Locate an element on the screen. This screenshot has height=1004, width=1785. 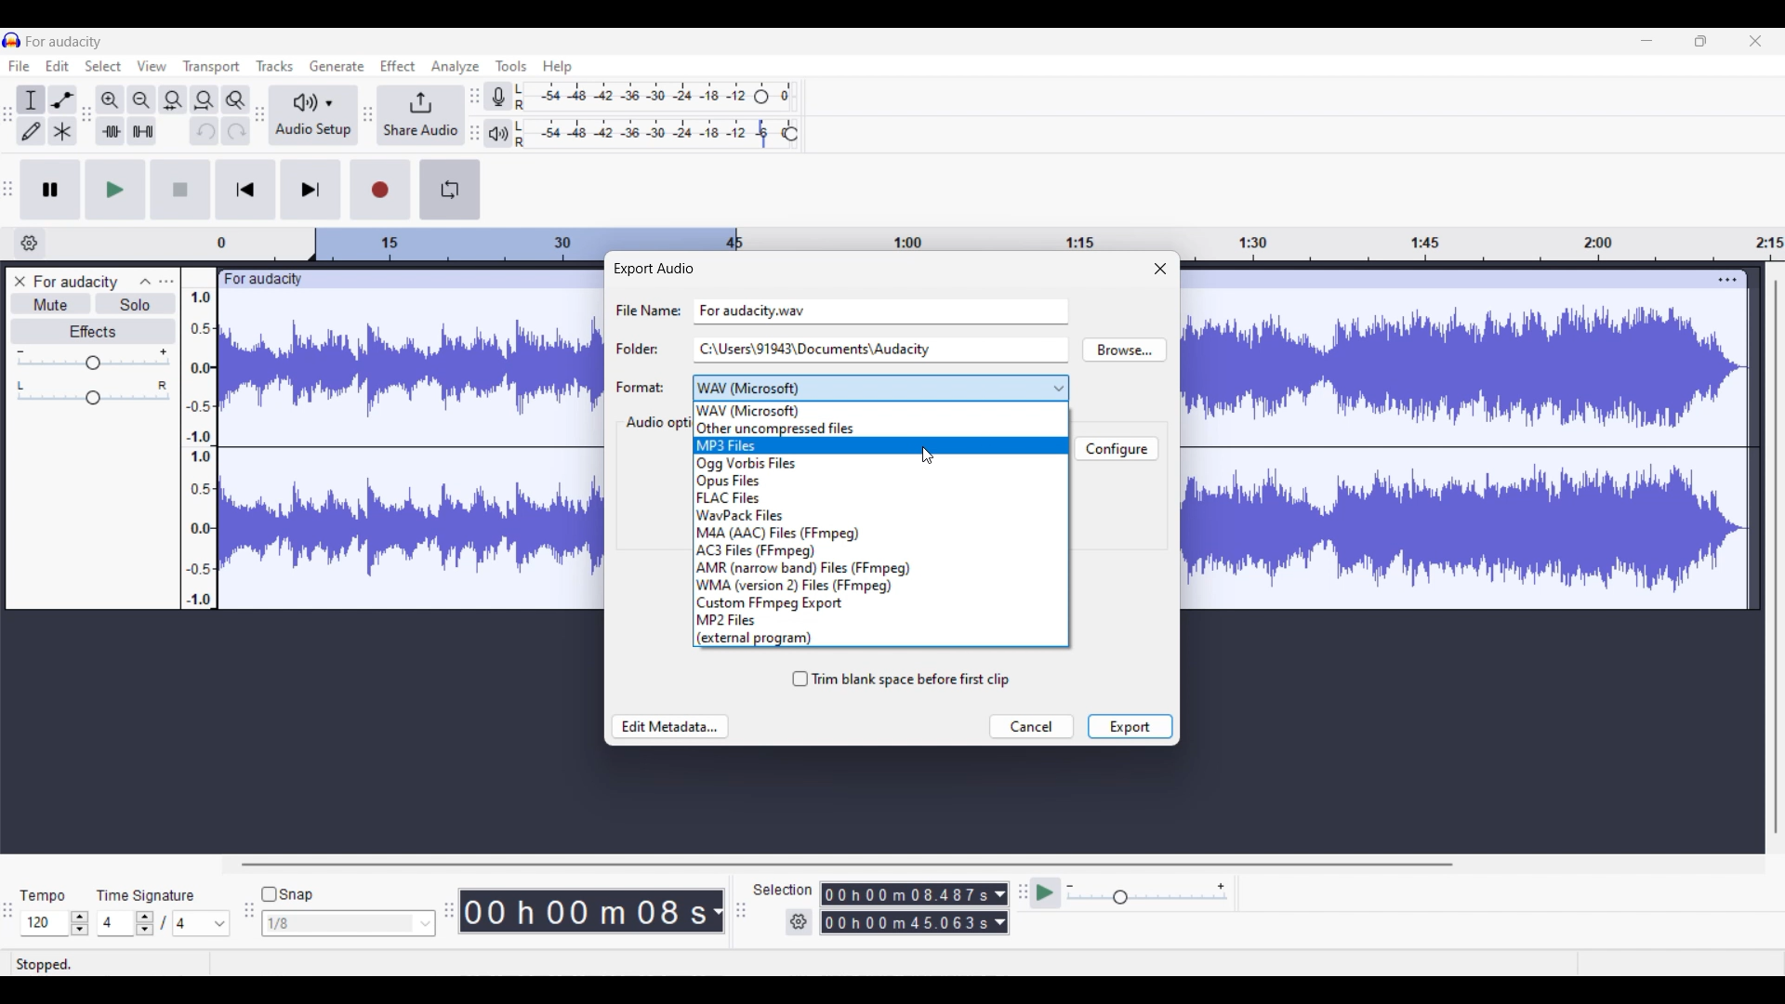
M4A (AAC) Files (FFmpeg) is located at coordinates (880, 533).